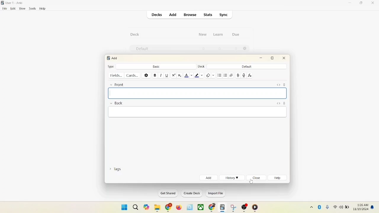 The width and height of the screenshot is (379, 213). What do you see at coordinates (197, 93) in the screenshot?
I see `ROYGBIV` at bounding box center [197, 93].